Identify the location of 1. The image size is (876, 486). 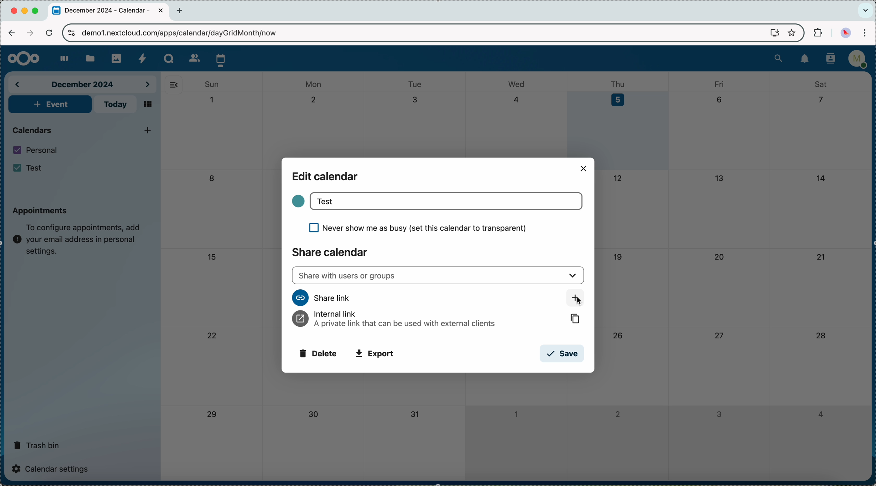
(516, 412).